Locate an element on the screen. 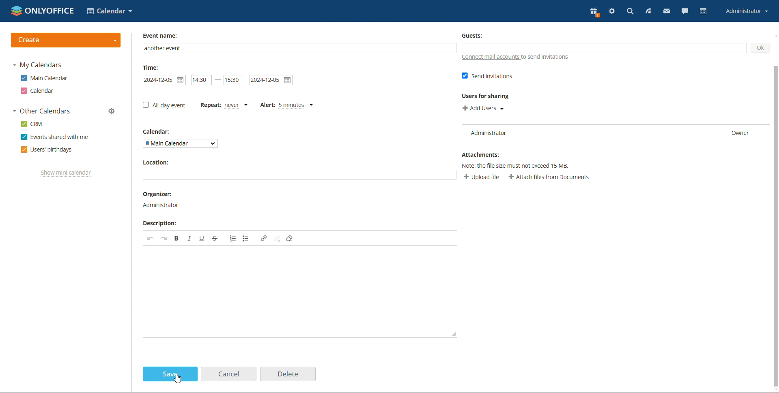 The width and height of the screenshot is (779, 393). users' birthdays is located at coordinates (47, 150).